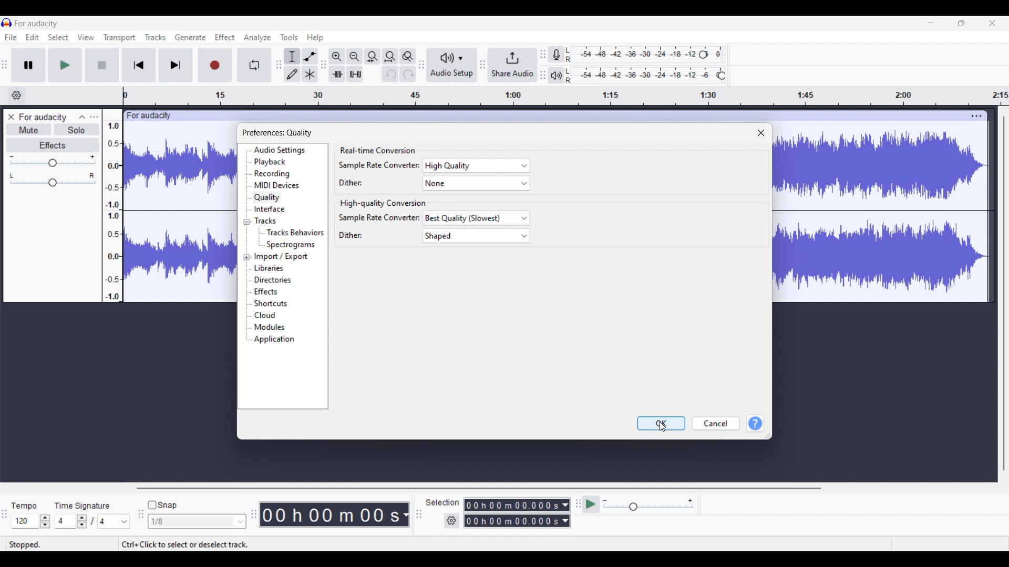 The width and height of the screenshot is (1009, 567). Describe the element at coordinates (479, 220) in the screenshot. I see `best quality (slowest)` at that location.